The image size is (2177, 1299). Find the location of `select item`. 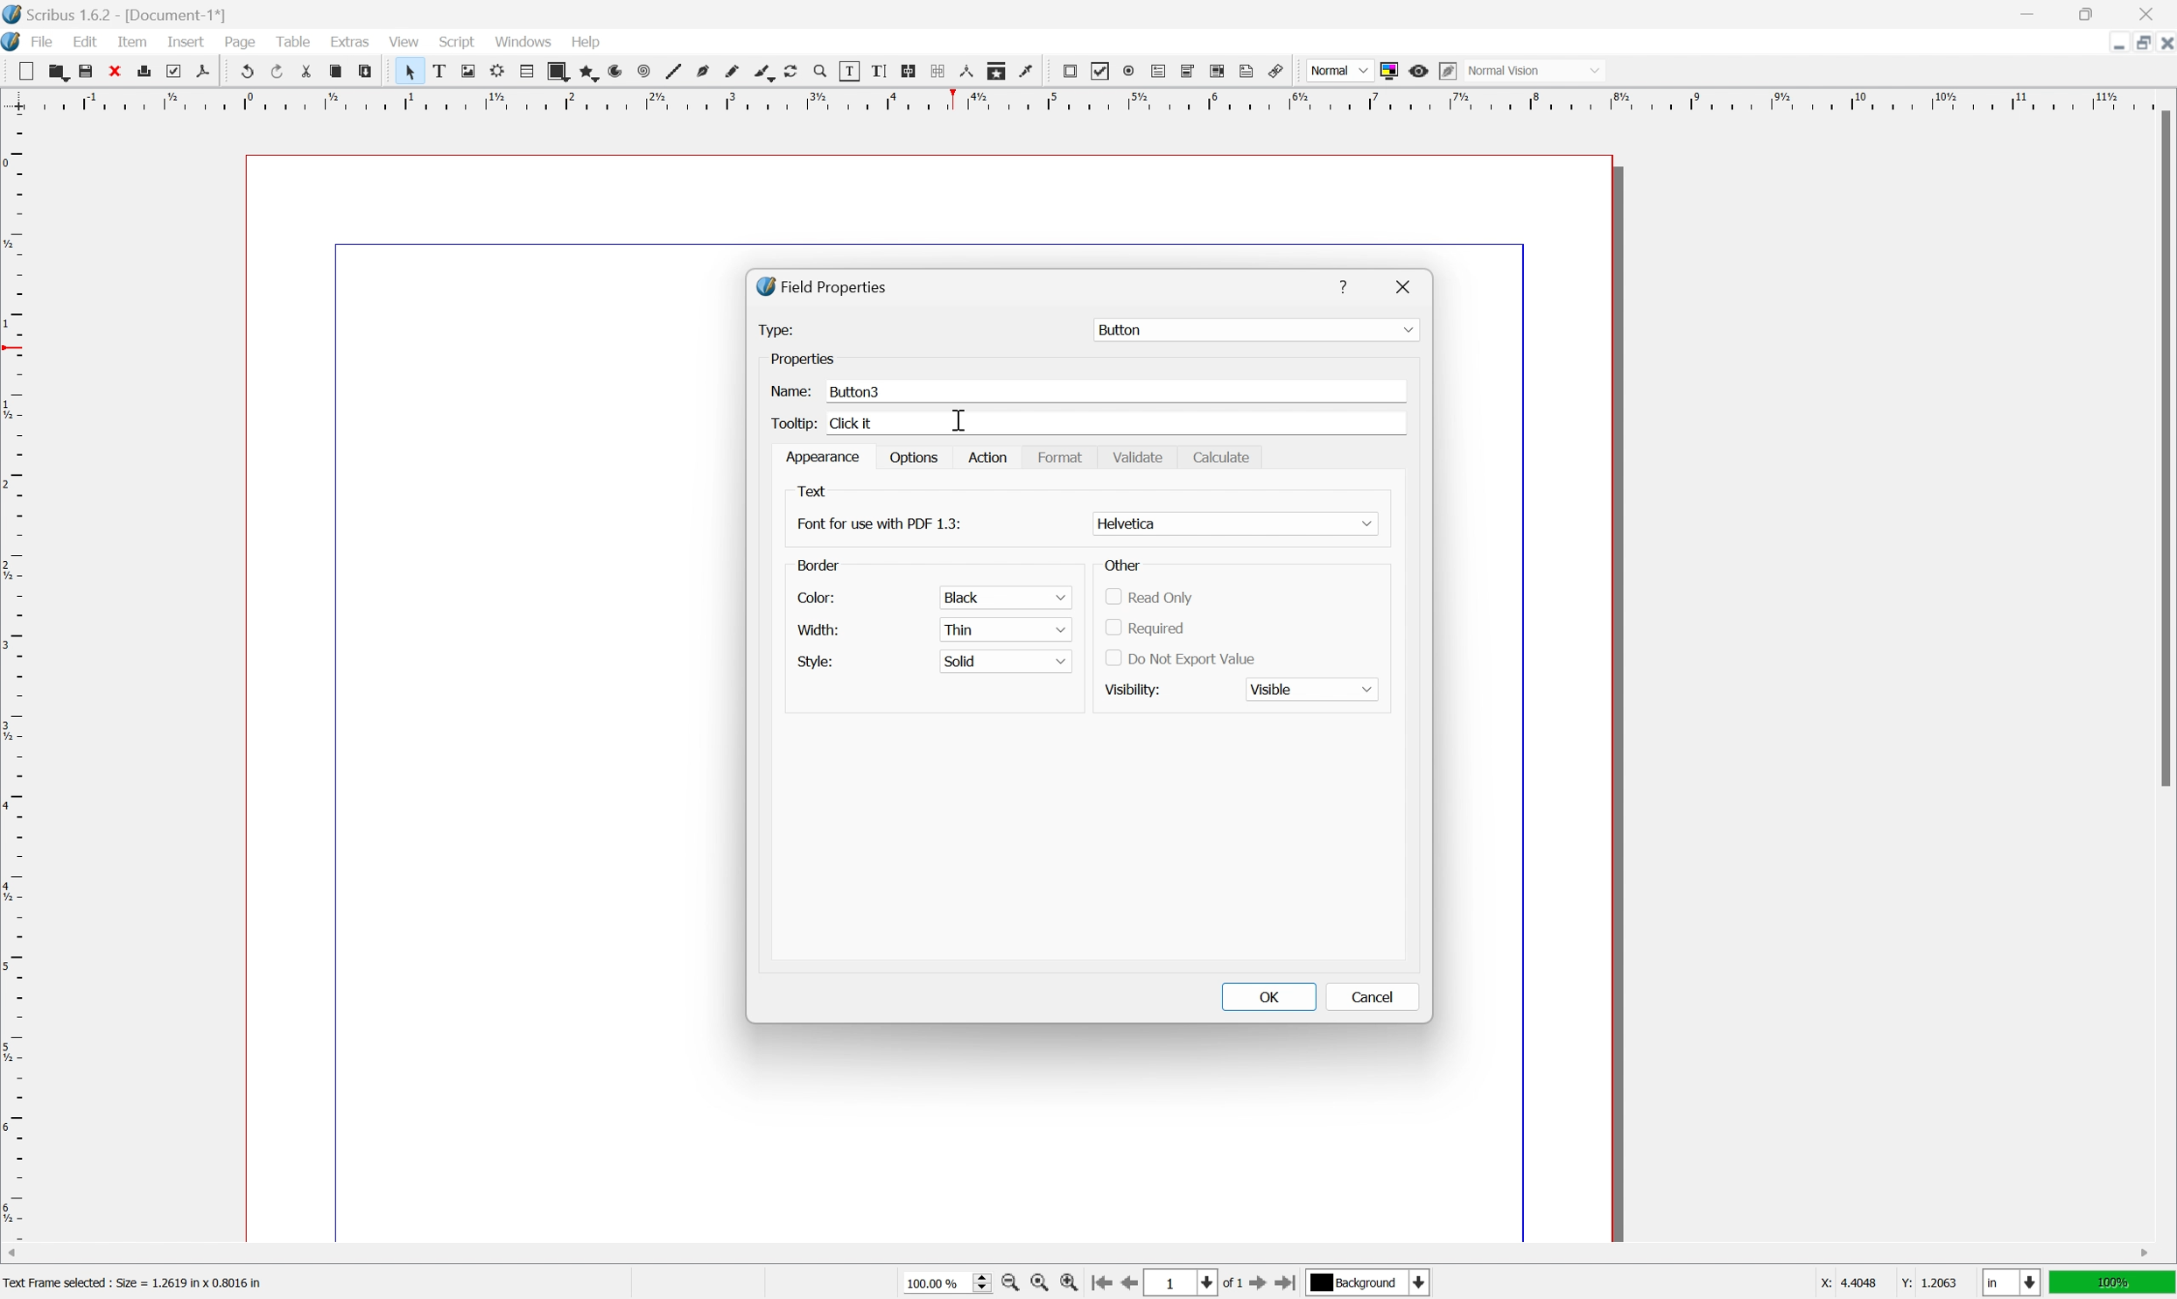

select item is located at coordinates (410, 72).